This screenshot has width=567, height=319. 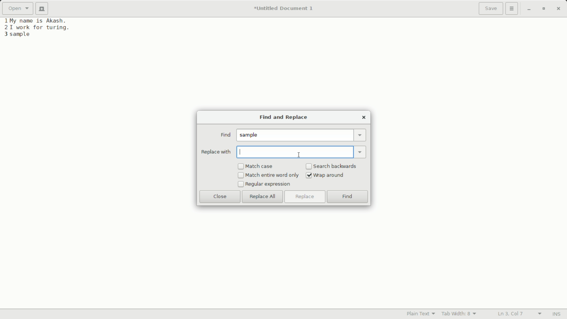 I want to click on checkbox, so click(x=241, y=176).